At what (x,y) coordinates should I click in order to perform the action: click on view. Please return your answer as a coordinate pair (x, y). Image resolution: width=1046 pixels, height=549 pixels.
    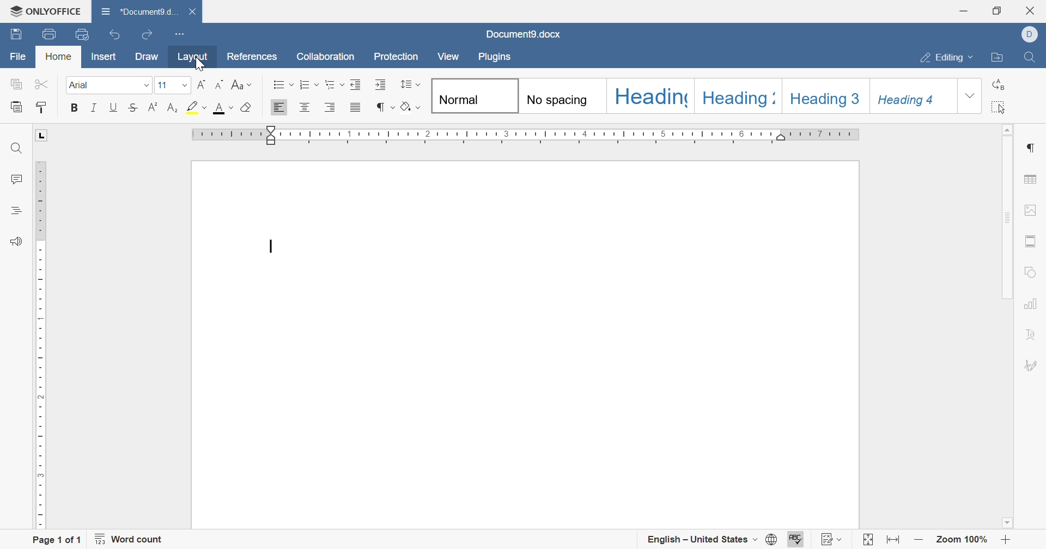
    Looking at the image, I should click on (448, 56).